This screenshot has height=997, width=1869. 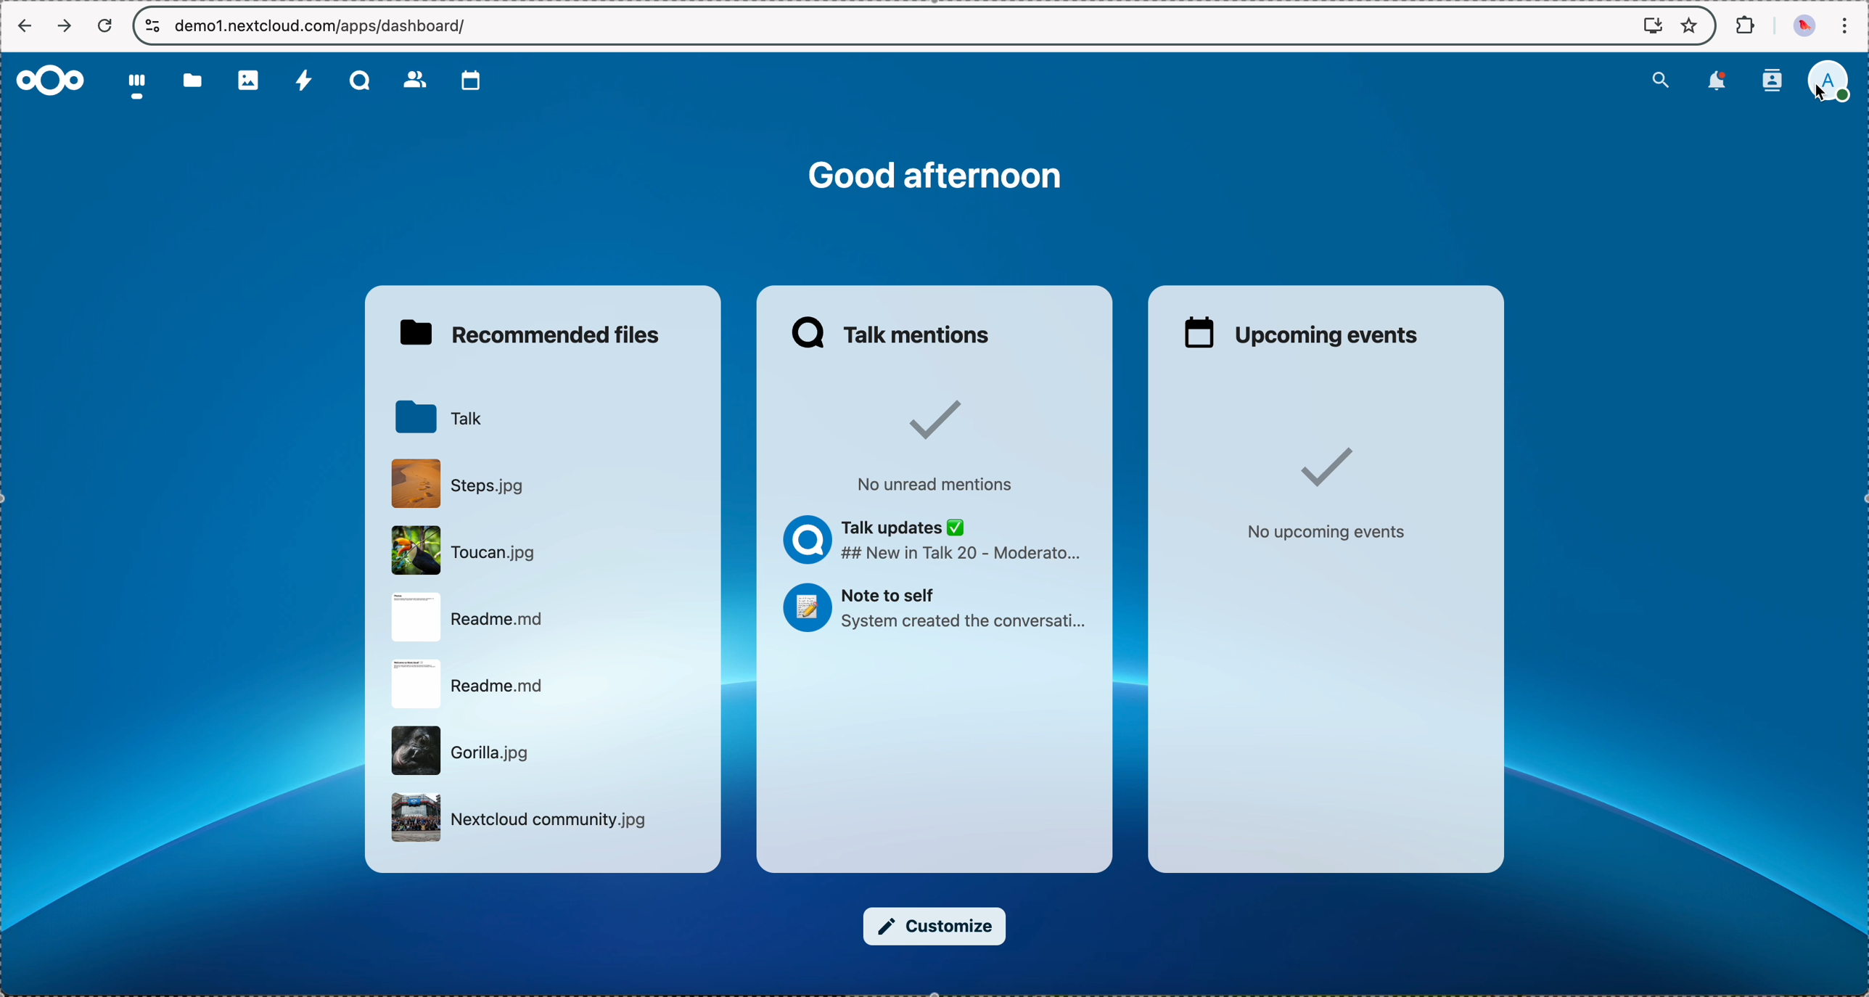 What do you see at coordinates (106, 25) in the screenshot?
I see `refresh the page` at bounding box center [106, 25].